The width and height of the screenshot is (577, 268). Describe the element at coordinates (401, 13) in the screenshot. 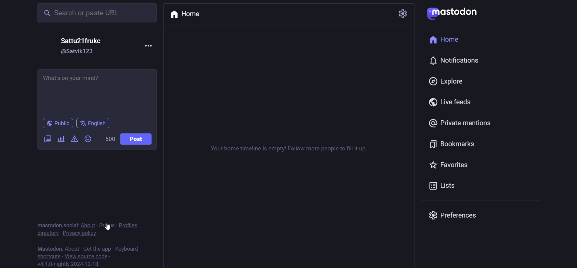

I see `setting` at that location.